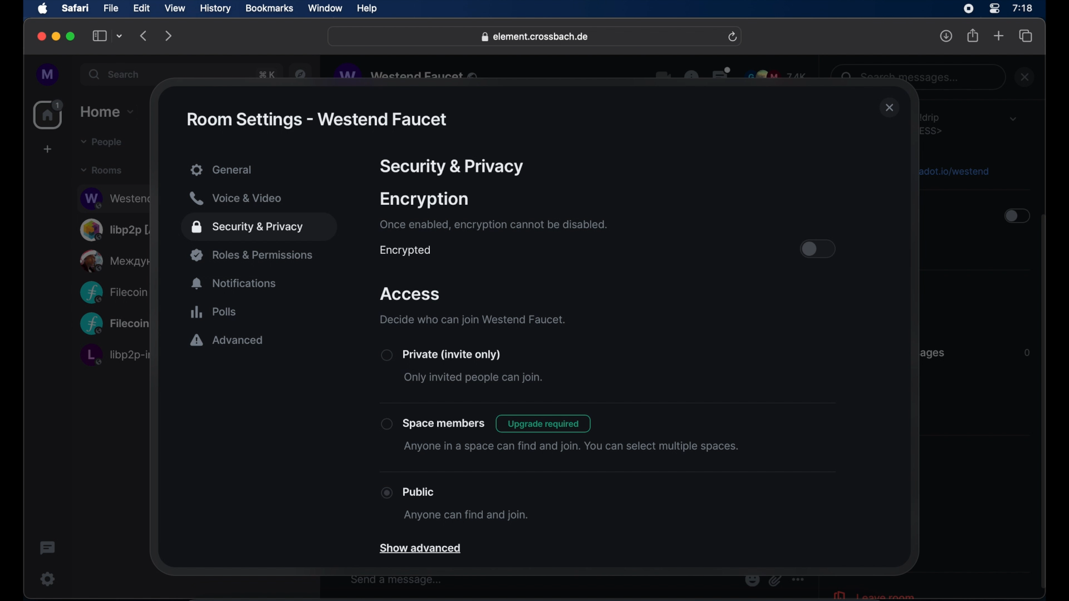 Image resolution: width=1069 pixels, height=601 pixels. What do you see at coordinates (47, 149) in the screenshot?
I see `create space` at bounding box center [47, 149].